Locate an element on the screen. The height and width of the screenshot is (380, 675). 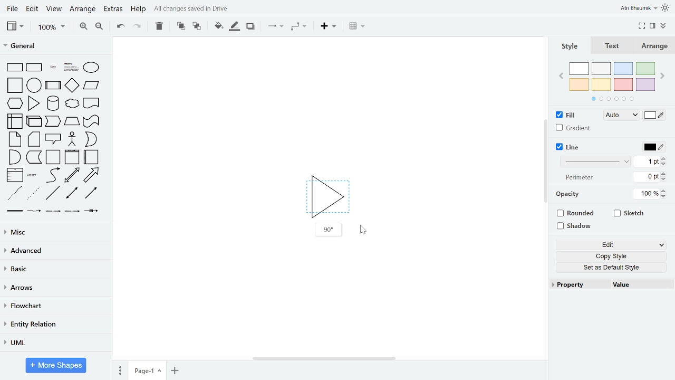
opacity is located at coordinates (569, 194).